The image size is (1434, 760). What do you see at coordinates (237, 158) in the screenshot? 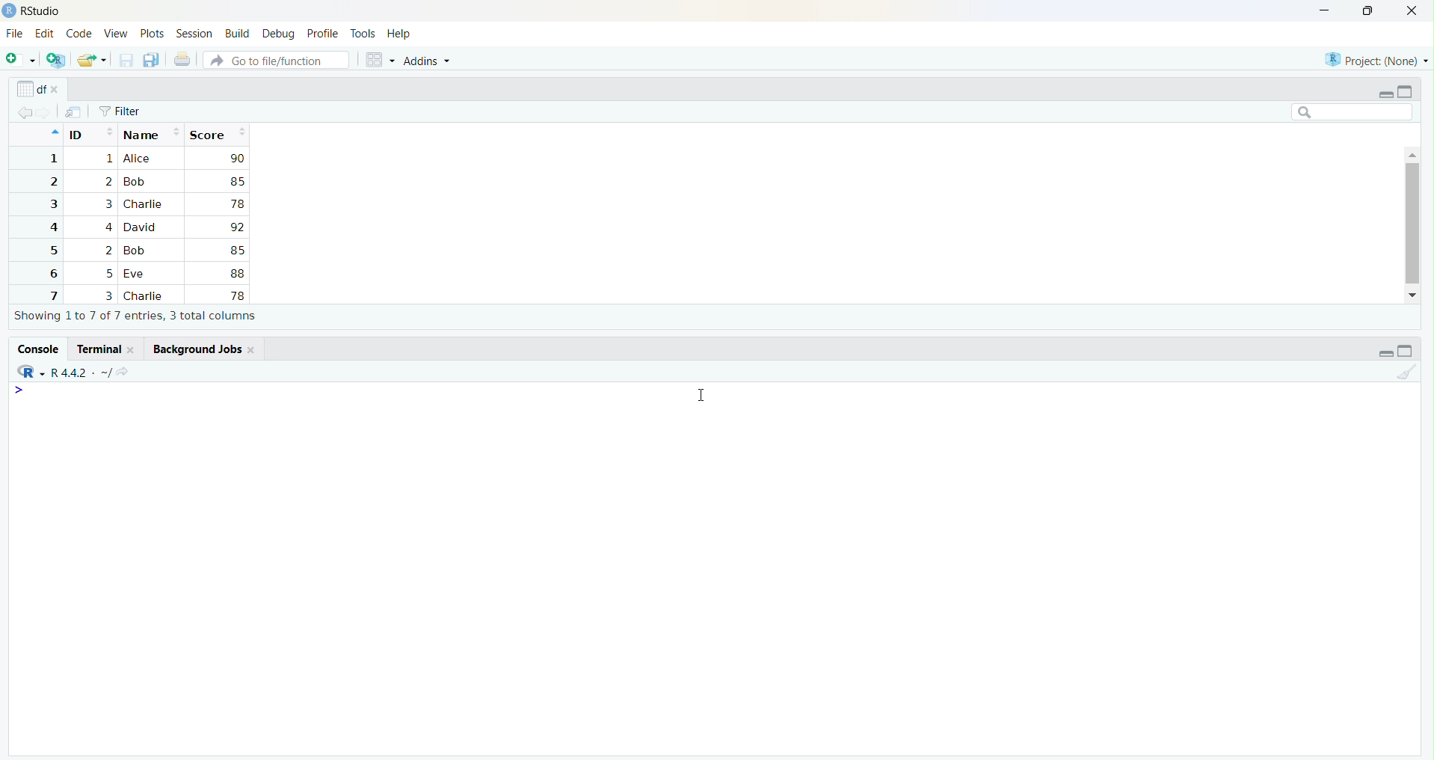
I see `90` at bounding box center [237, 158].